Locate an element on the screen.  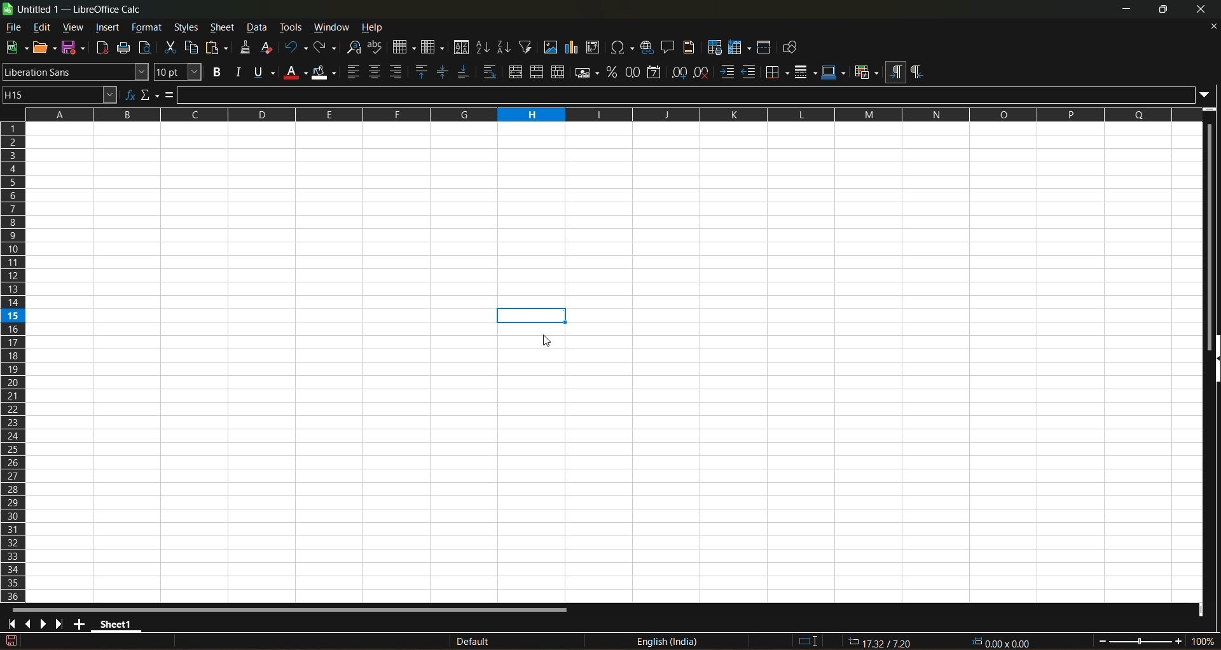
help is located at coordinates (373, 28).